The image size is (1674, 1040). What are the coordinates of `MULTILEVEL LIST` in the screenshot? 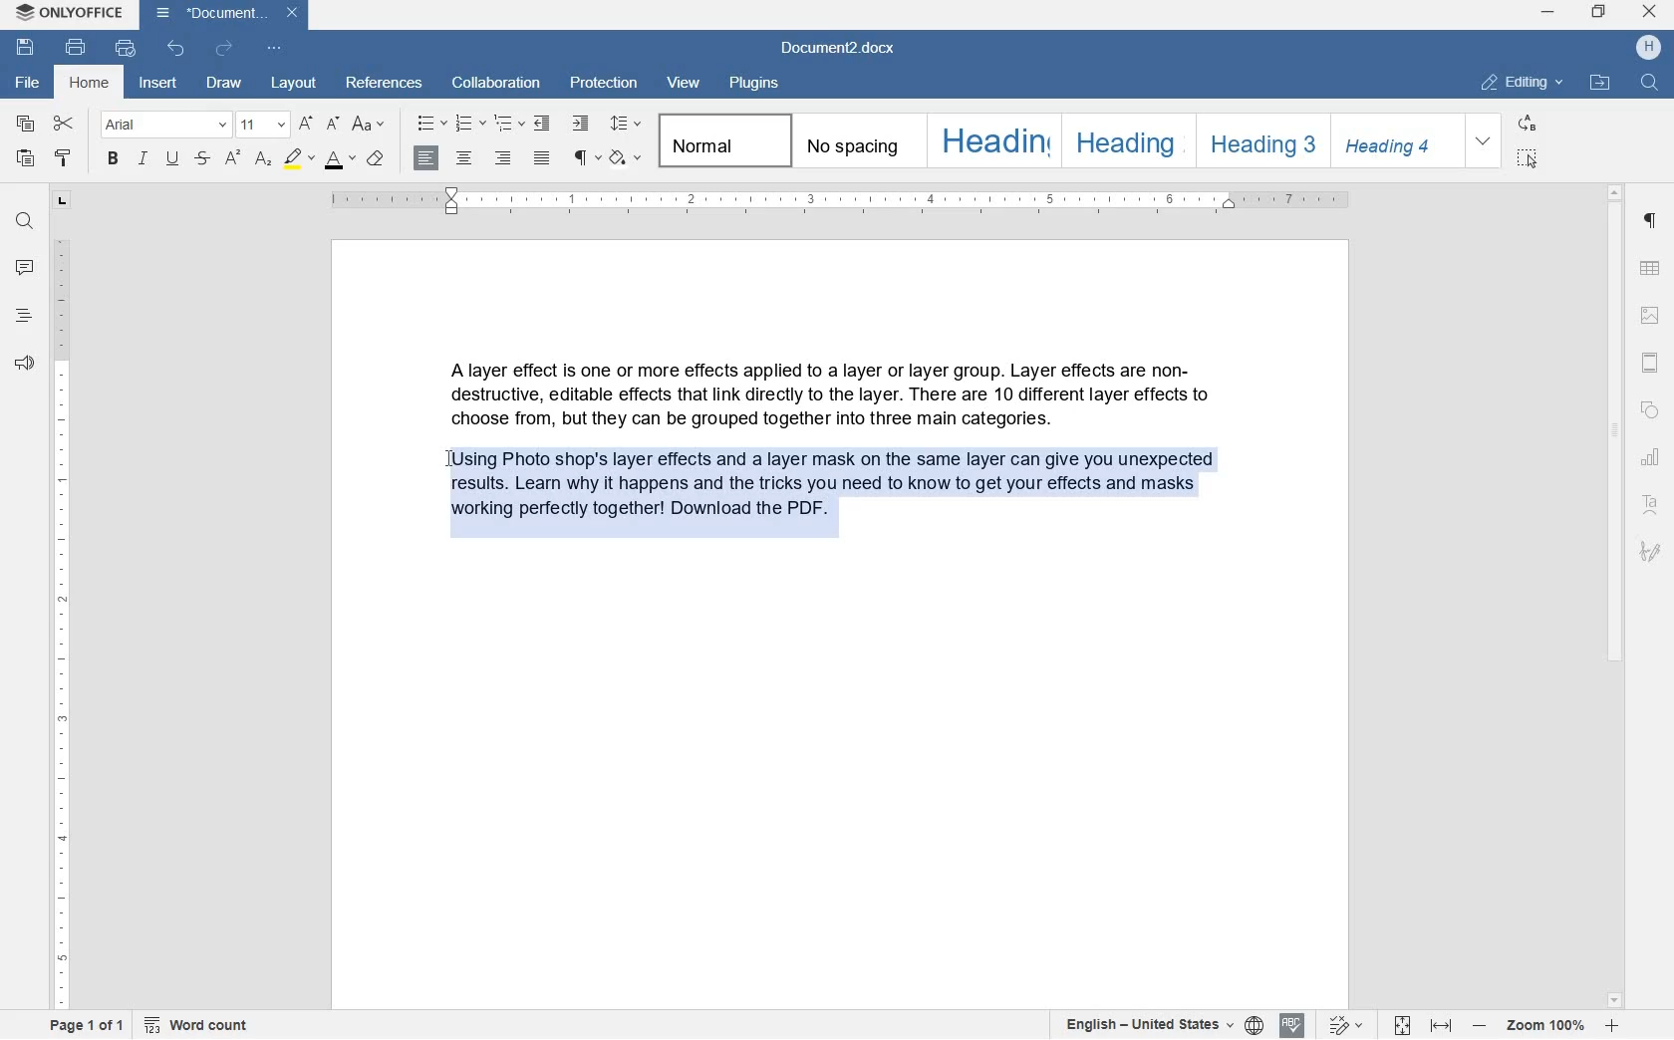 It's located at (507, 123).